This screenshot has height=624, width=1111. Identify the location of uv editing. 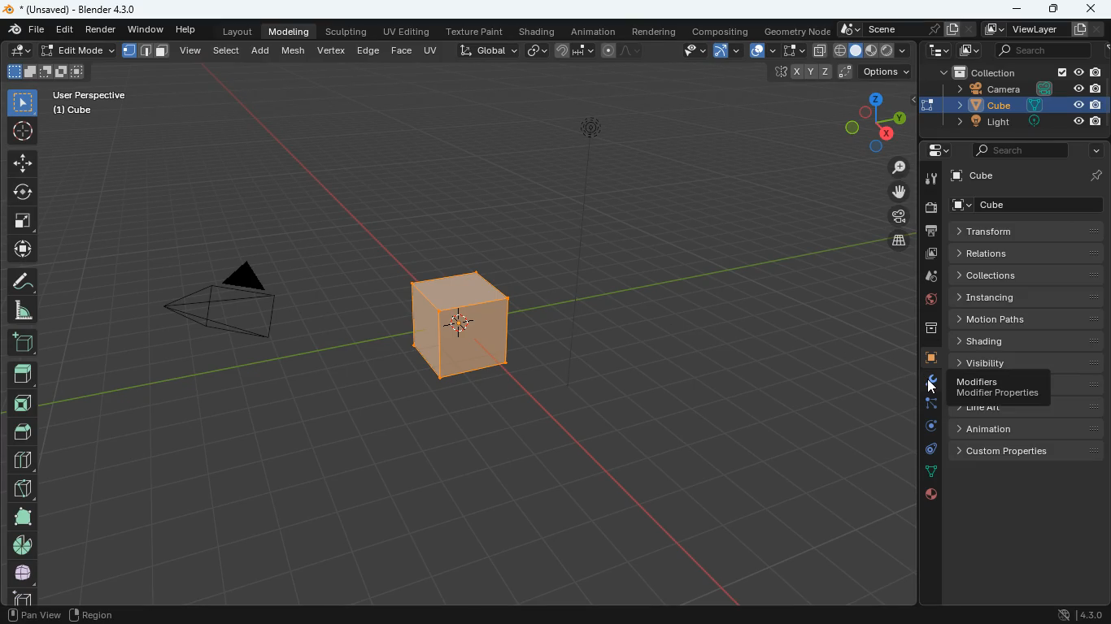
(407, 31).